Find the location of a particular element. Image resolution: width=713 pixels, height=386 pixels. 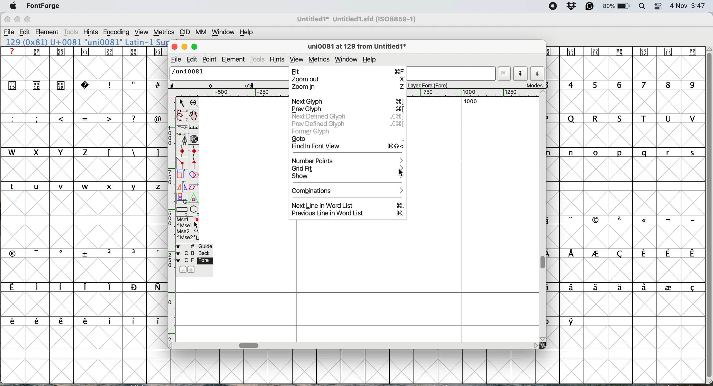

Tools is located at coordinates (72, 32).